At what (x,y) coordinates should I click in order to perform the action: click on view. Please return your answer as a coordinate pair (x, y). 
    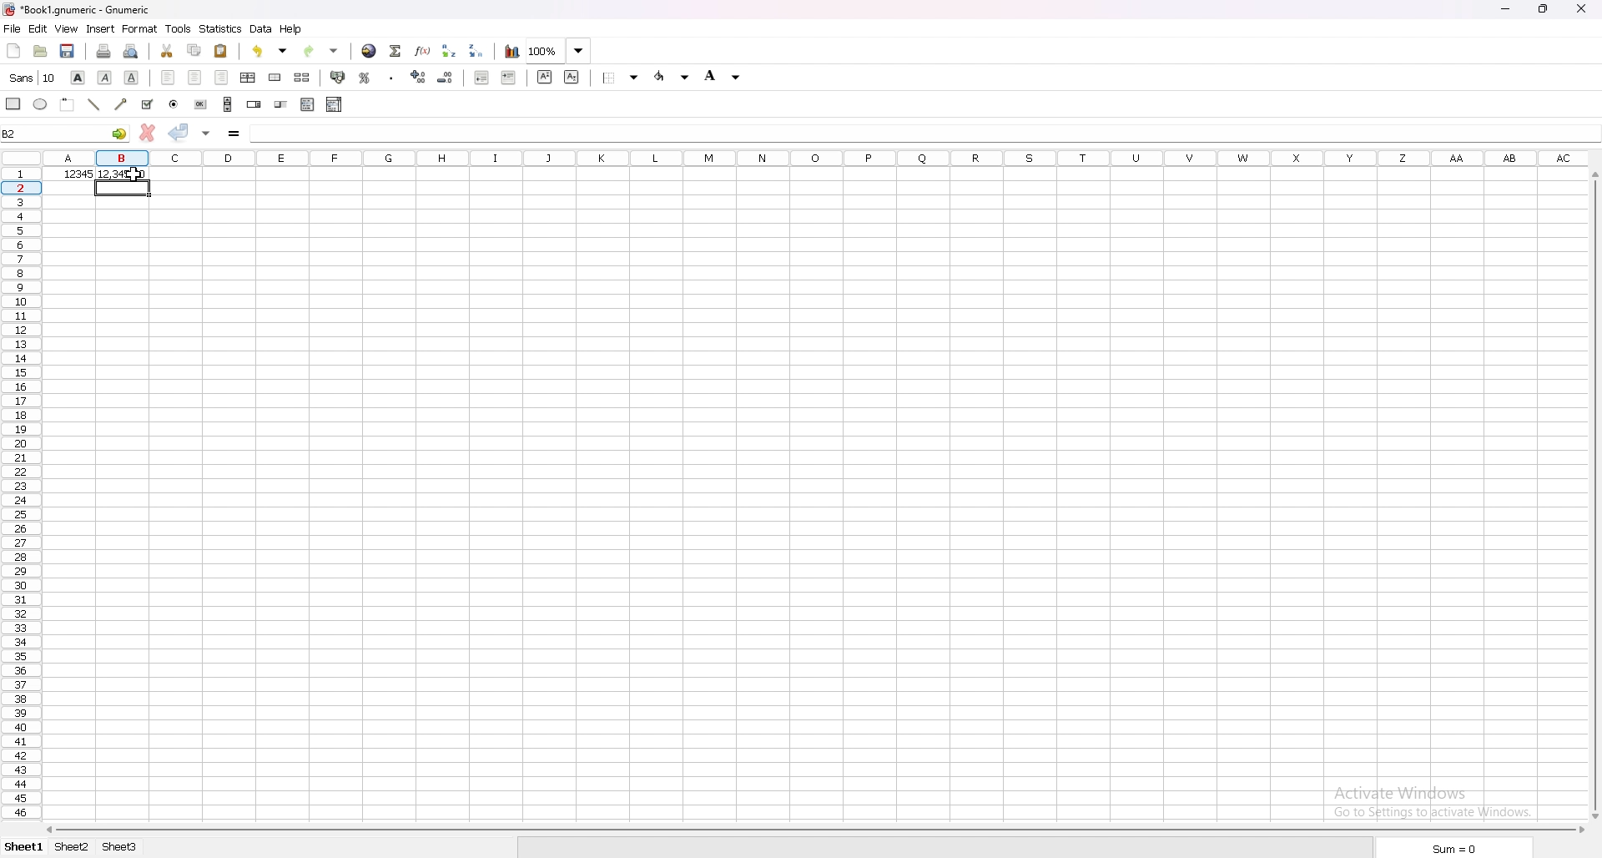
    Looking at the image, I should click on (67, 29).